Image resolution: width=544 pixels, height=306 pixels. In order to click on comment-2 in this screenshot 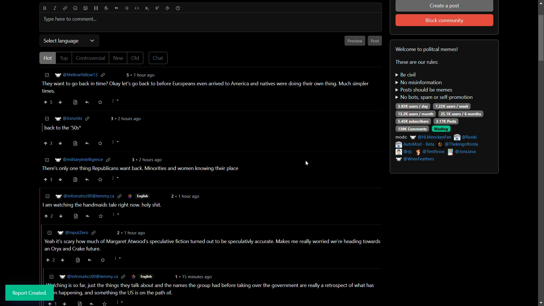, I will do `click(62, 128)`.